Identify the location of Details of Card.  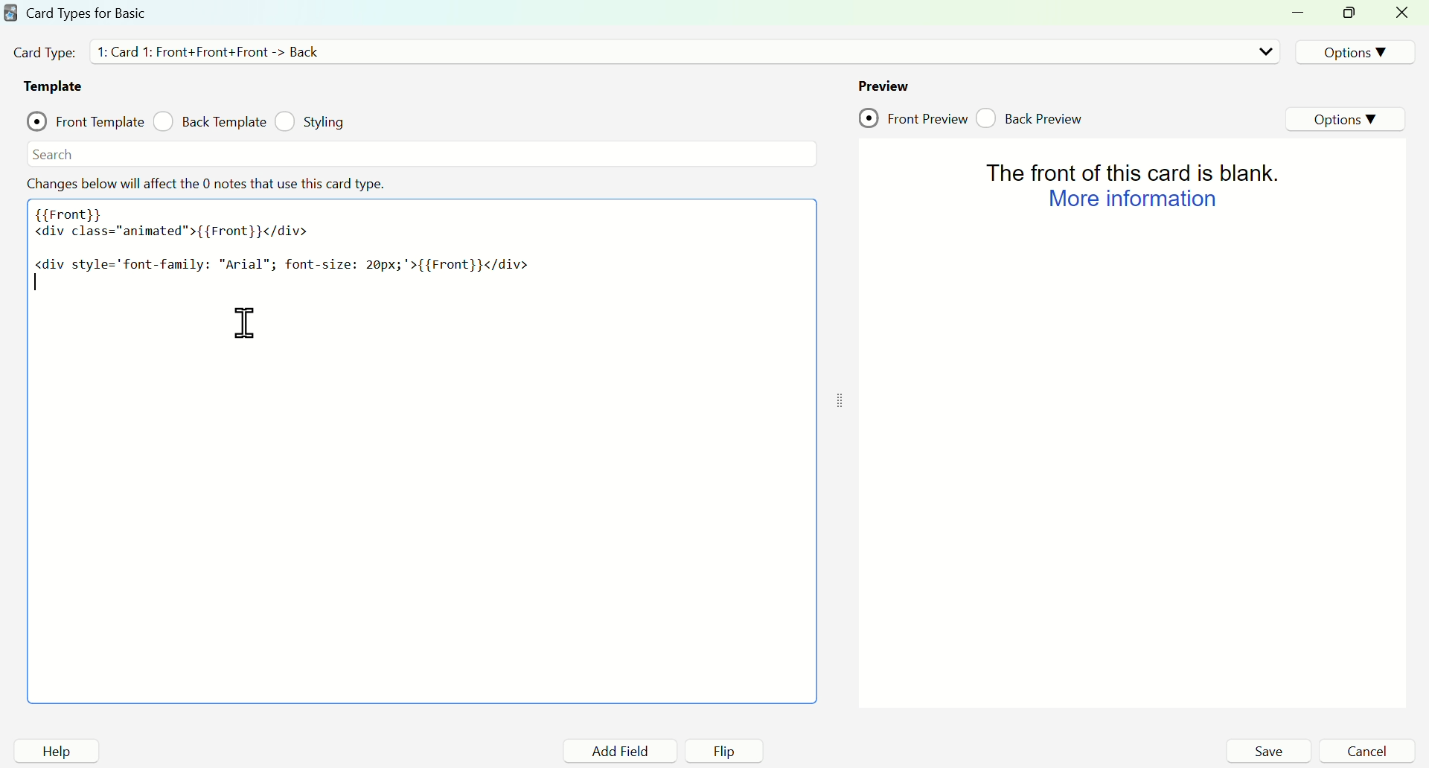
(215, 51).